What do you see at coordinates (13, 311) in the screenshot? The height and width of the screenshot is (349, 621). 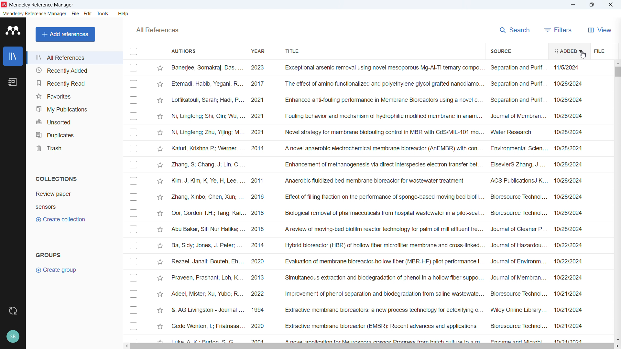 I see `sync ` at bounding box center [13, 311].